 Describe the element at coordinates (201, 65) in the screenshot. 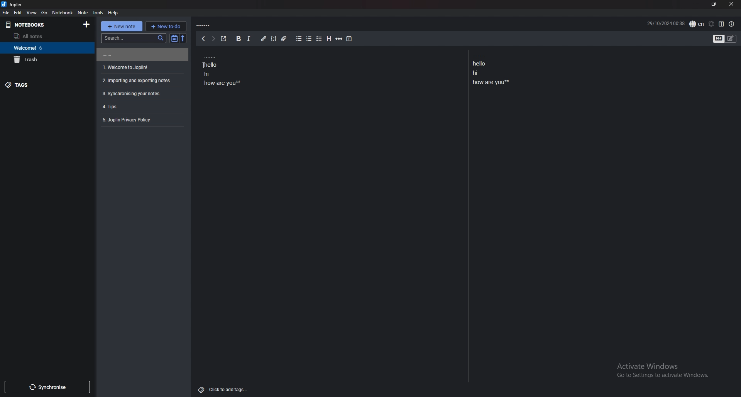

I see `` at that location.